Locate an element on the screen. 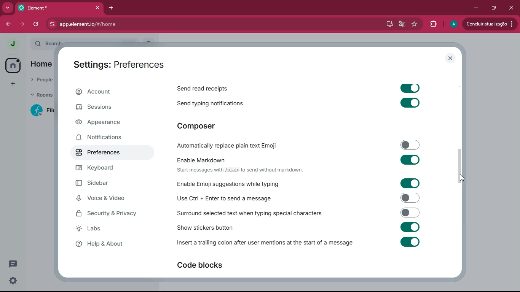 The height and width of the screenshot is (292, 520). minimize is located at coordinates (474, 8).